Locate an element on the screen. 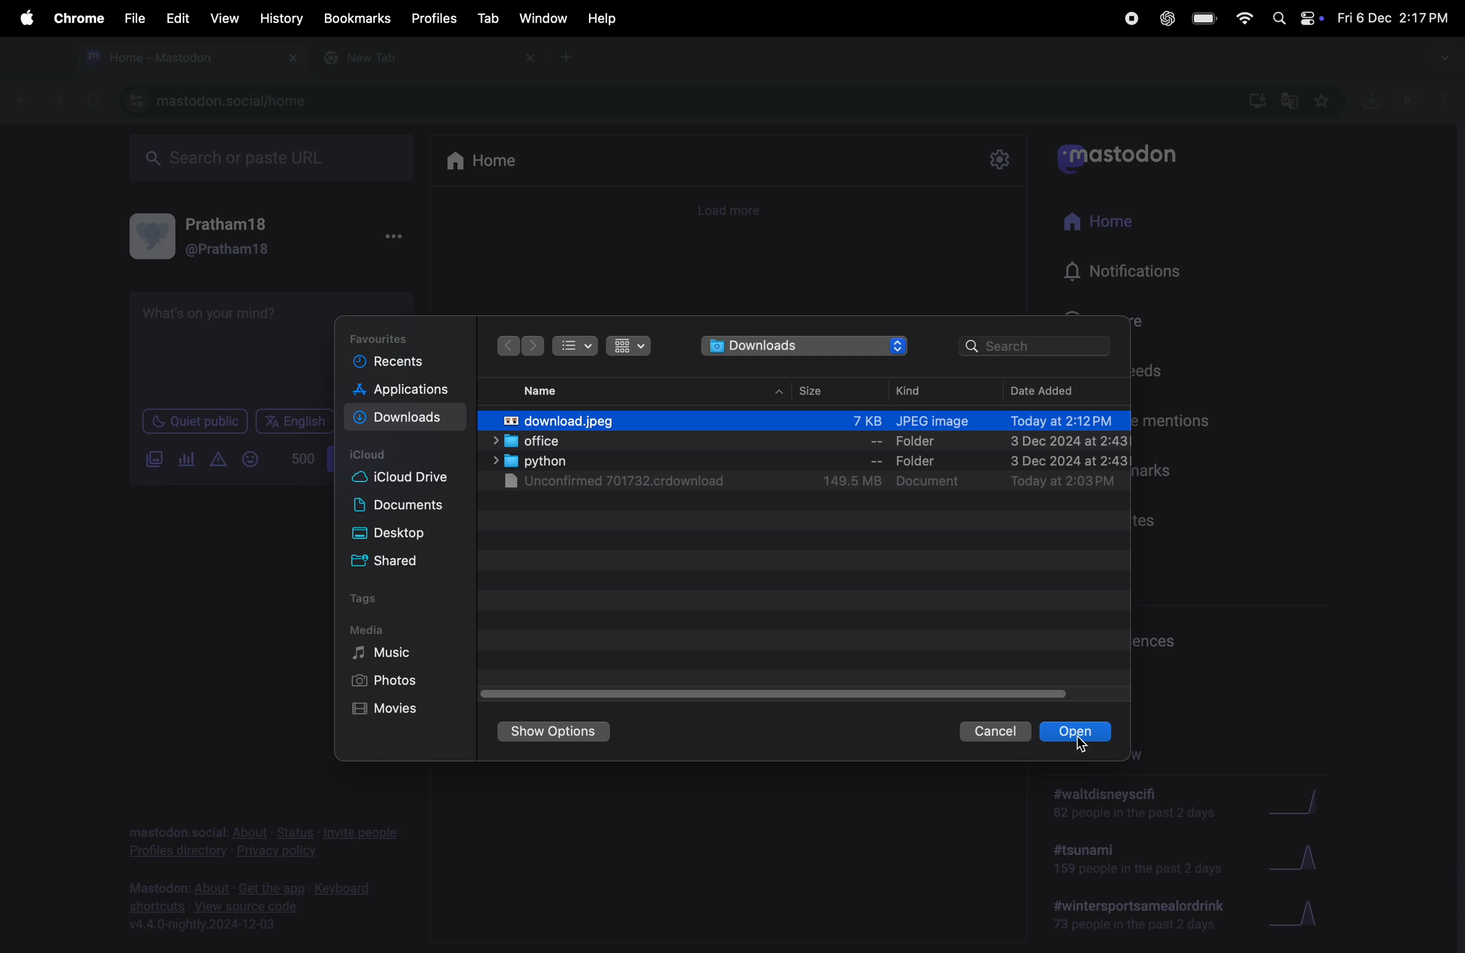 The width and height of the screenshot is (1465, 953). ic loud drive is located at coordinates (401, 479).